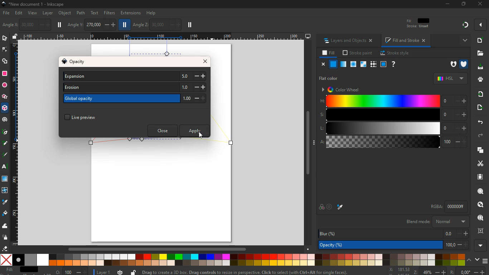 Image resolution: width=489 pixels, height=275 pixels. What do you see at coordinates (91, 24) in the screenshot?
I see `angle y` at bounding box center [91, 24].